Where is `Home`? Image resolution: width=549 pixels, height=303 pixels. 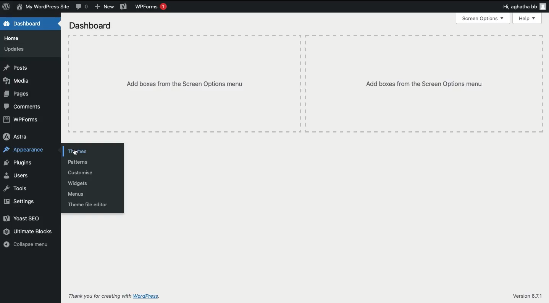 Home is located at coordinates (15, 40).